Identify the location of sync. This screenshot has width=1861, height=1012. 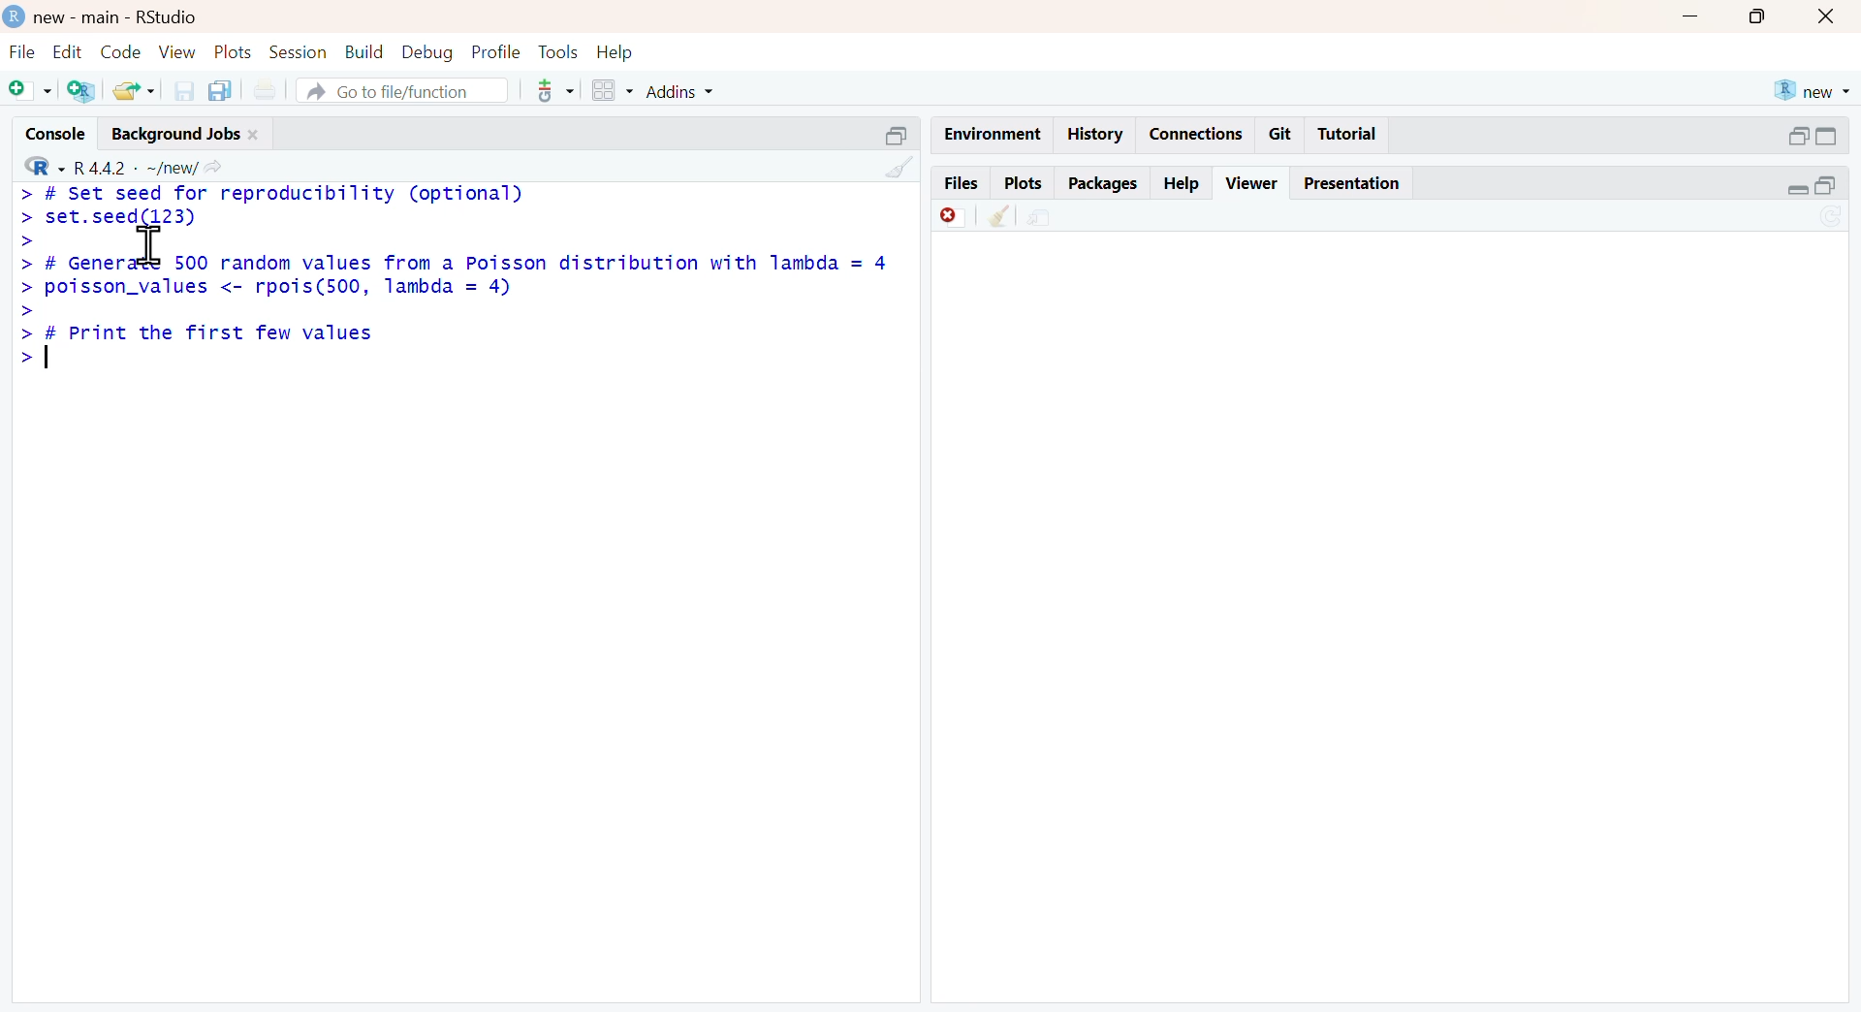
(1831, 216).